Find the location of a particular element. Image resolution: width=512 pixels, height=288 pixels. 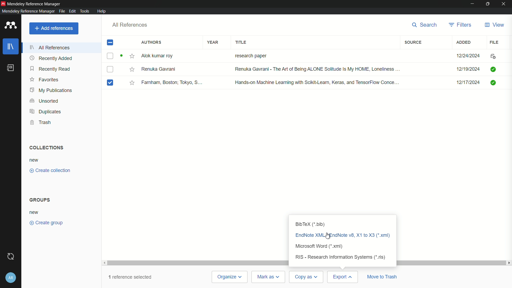

star is located at coordinates (132, 57).